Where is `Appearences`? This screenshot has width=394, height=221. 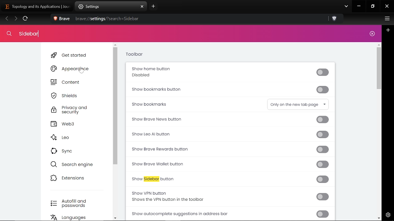
Appearences is located at coordinates (71, 68).